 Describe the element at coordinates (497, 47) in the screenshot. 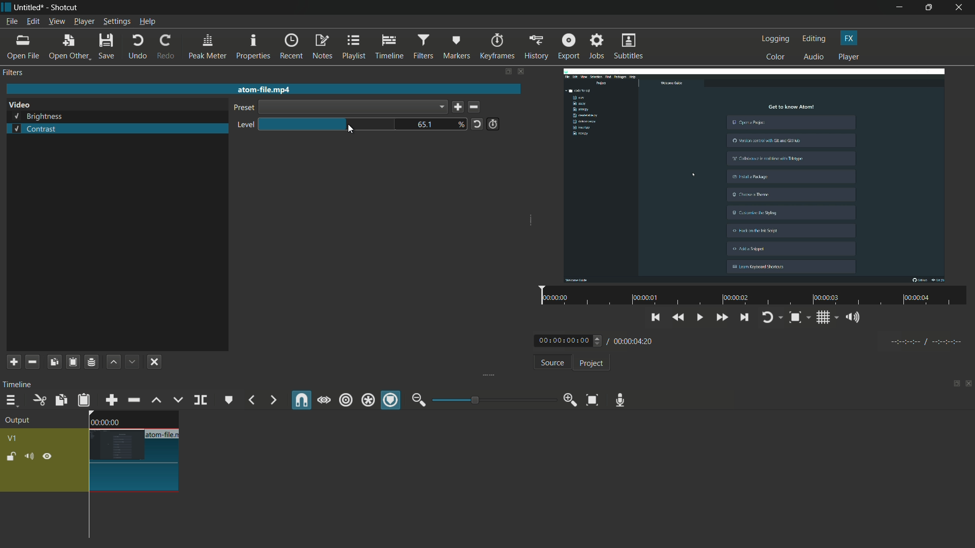

I see `keyframes` at that location.